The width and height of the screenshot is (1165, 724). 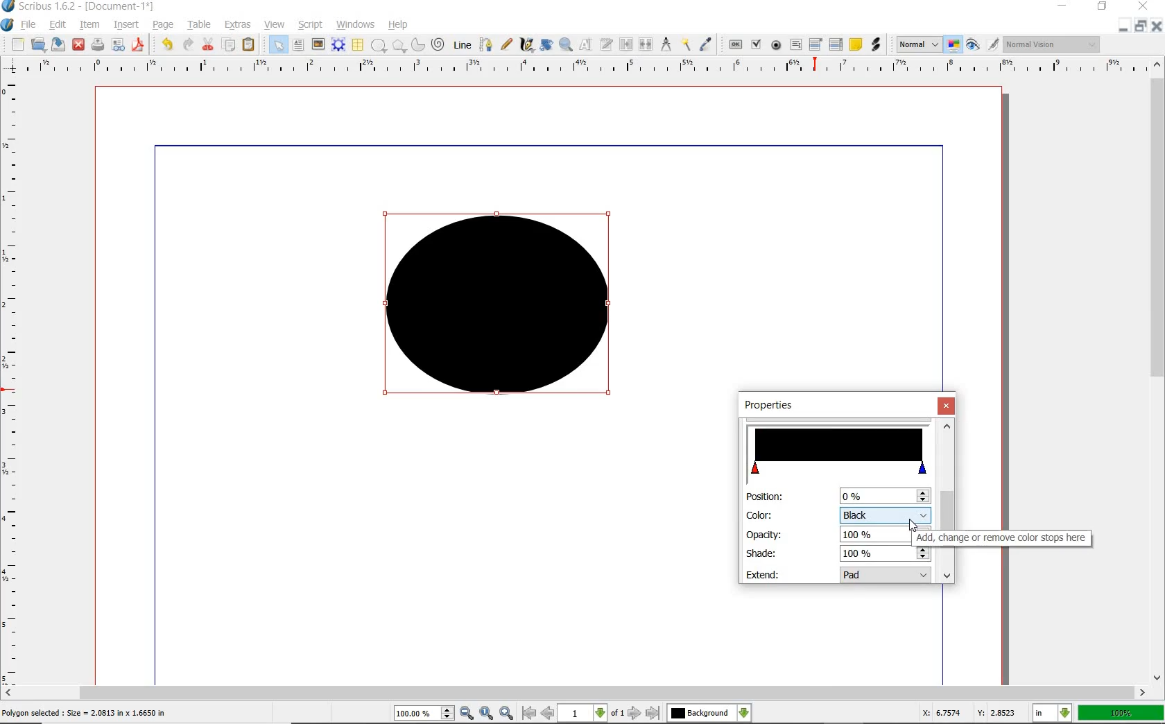 What do you see at coordinates (585, 44) in the screenshot?
I see `EDIT CONTENTS OF FRAME` at bounding box center [585, 44].